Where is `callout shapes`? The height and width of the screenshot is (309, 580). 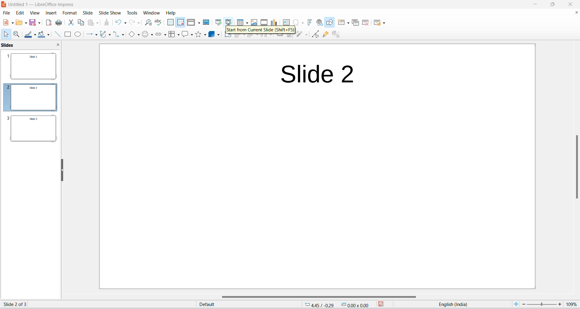
callout shapes is located at coordinates (185, 36).